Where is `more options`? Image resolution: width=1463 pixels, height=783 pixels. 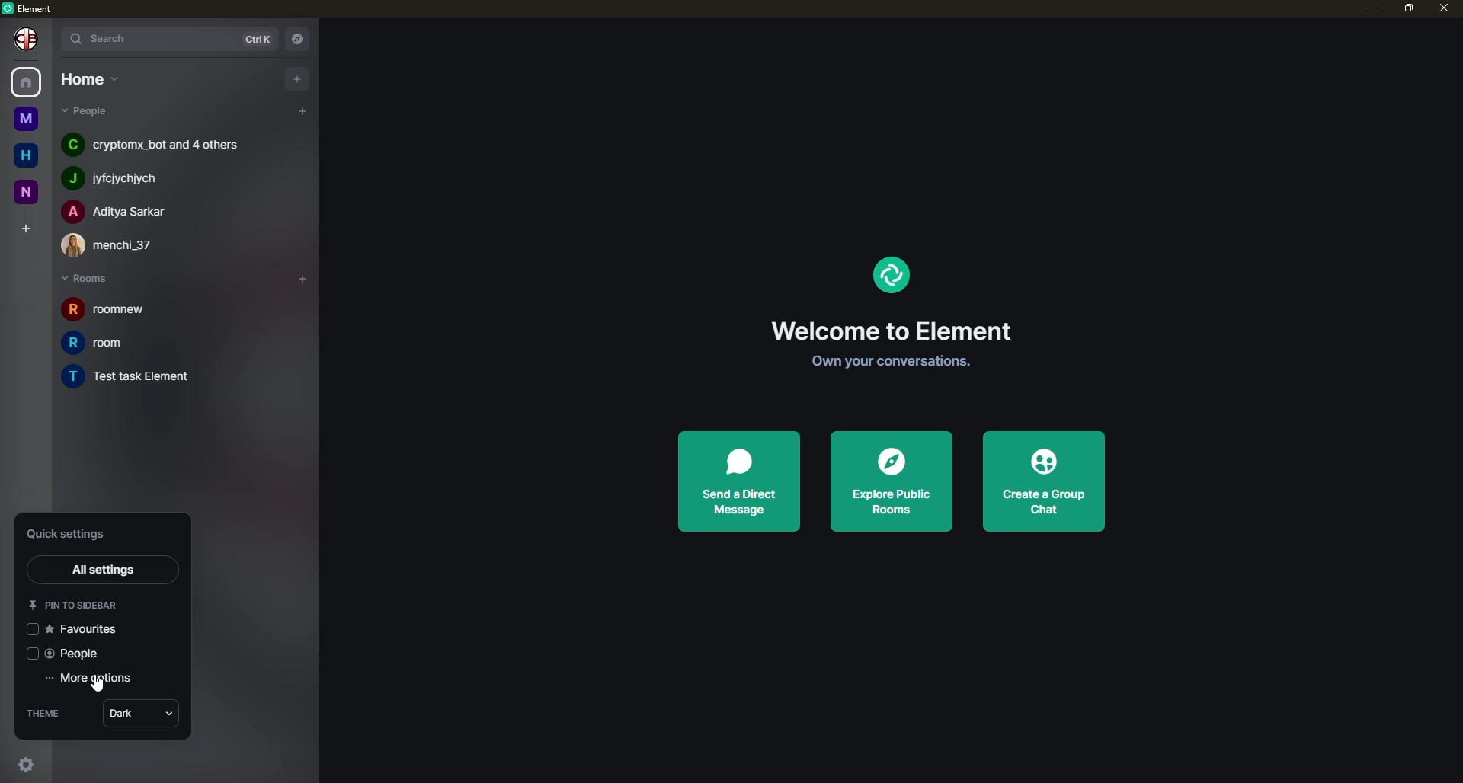 more options is located at coordinates (96, 679).